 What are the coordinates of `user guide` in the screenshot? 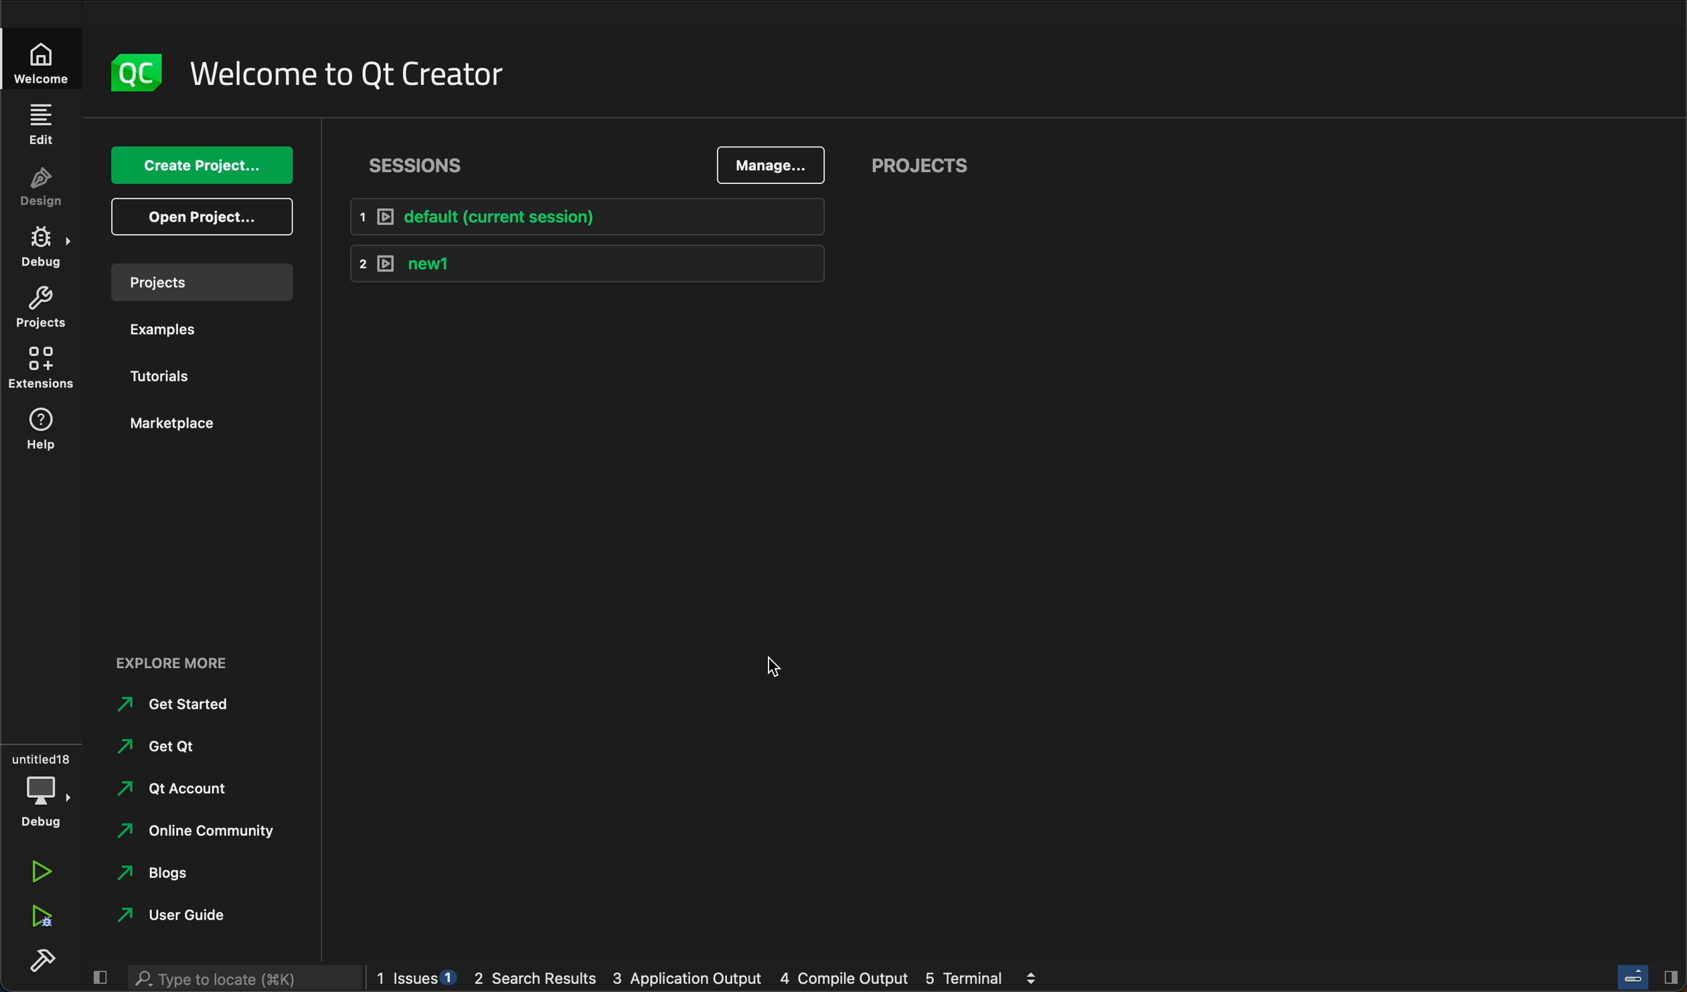 It's located at (190, 916).